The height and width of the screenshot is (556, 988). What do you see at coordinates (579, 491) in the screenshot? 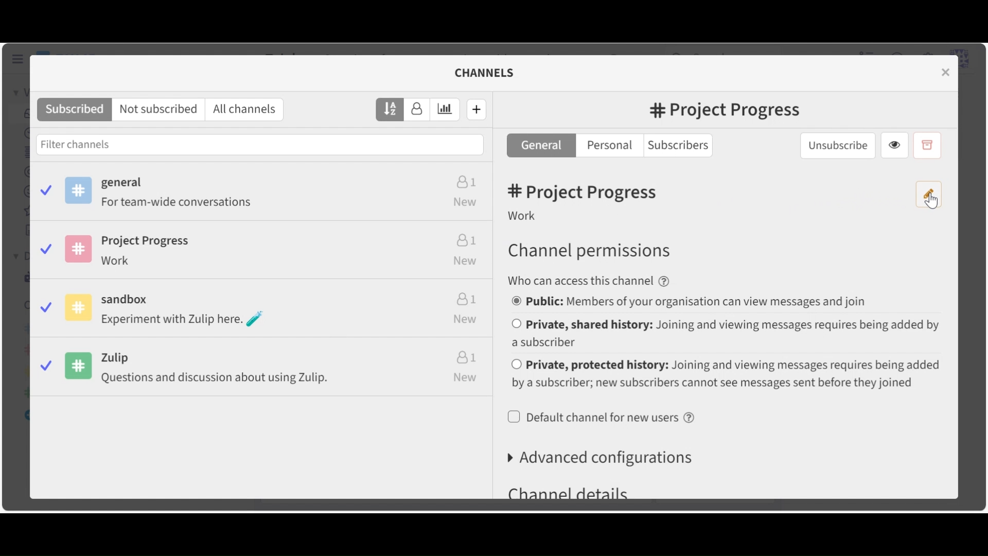
I see `channel details` at bounding box center [579, 491].